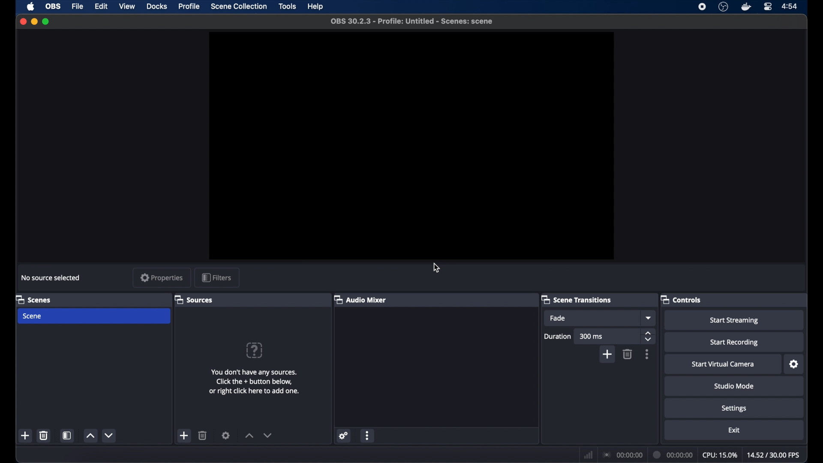  Describe the element at coordinates (736, 409) in the screenshot. I see `settings` at that location.